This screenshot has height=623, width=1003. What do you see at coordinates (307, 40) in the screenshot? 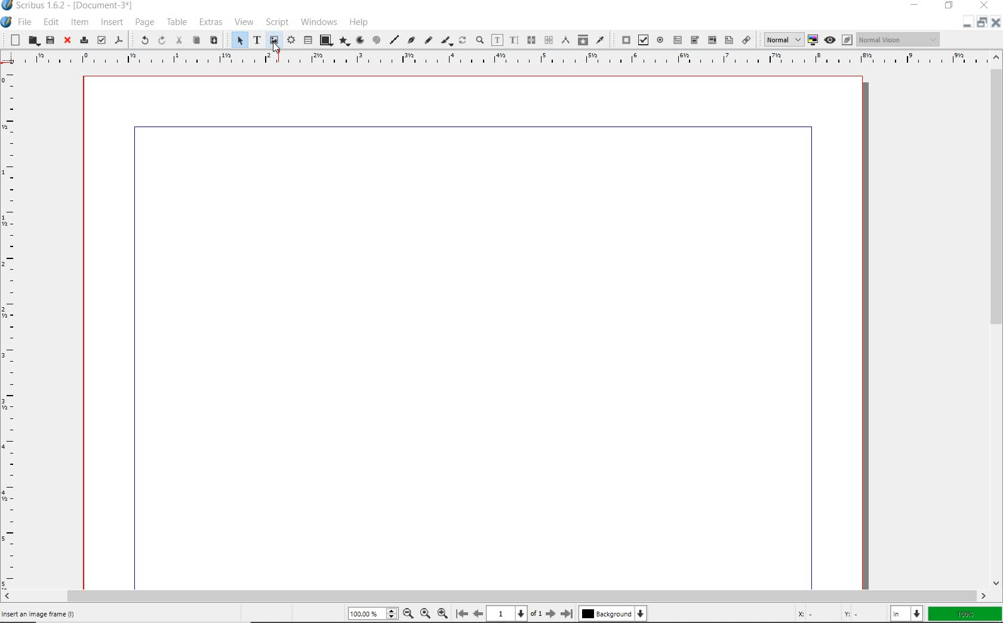
I see `table` at bounding box center [307, 40].